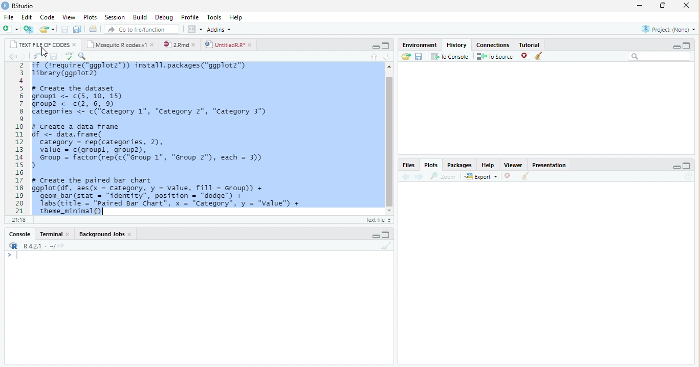 The width and height of the screenshot is (699, 367). What do you see at coordinates (12, 255) in the screenshot?
I see `typing` at bounding box center [12, 255].